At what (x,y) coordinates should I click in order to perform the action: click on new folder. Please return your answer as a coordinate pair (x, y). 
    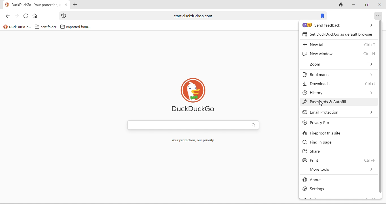
    Looking at the image, I should click on (49, 27).